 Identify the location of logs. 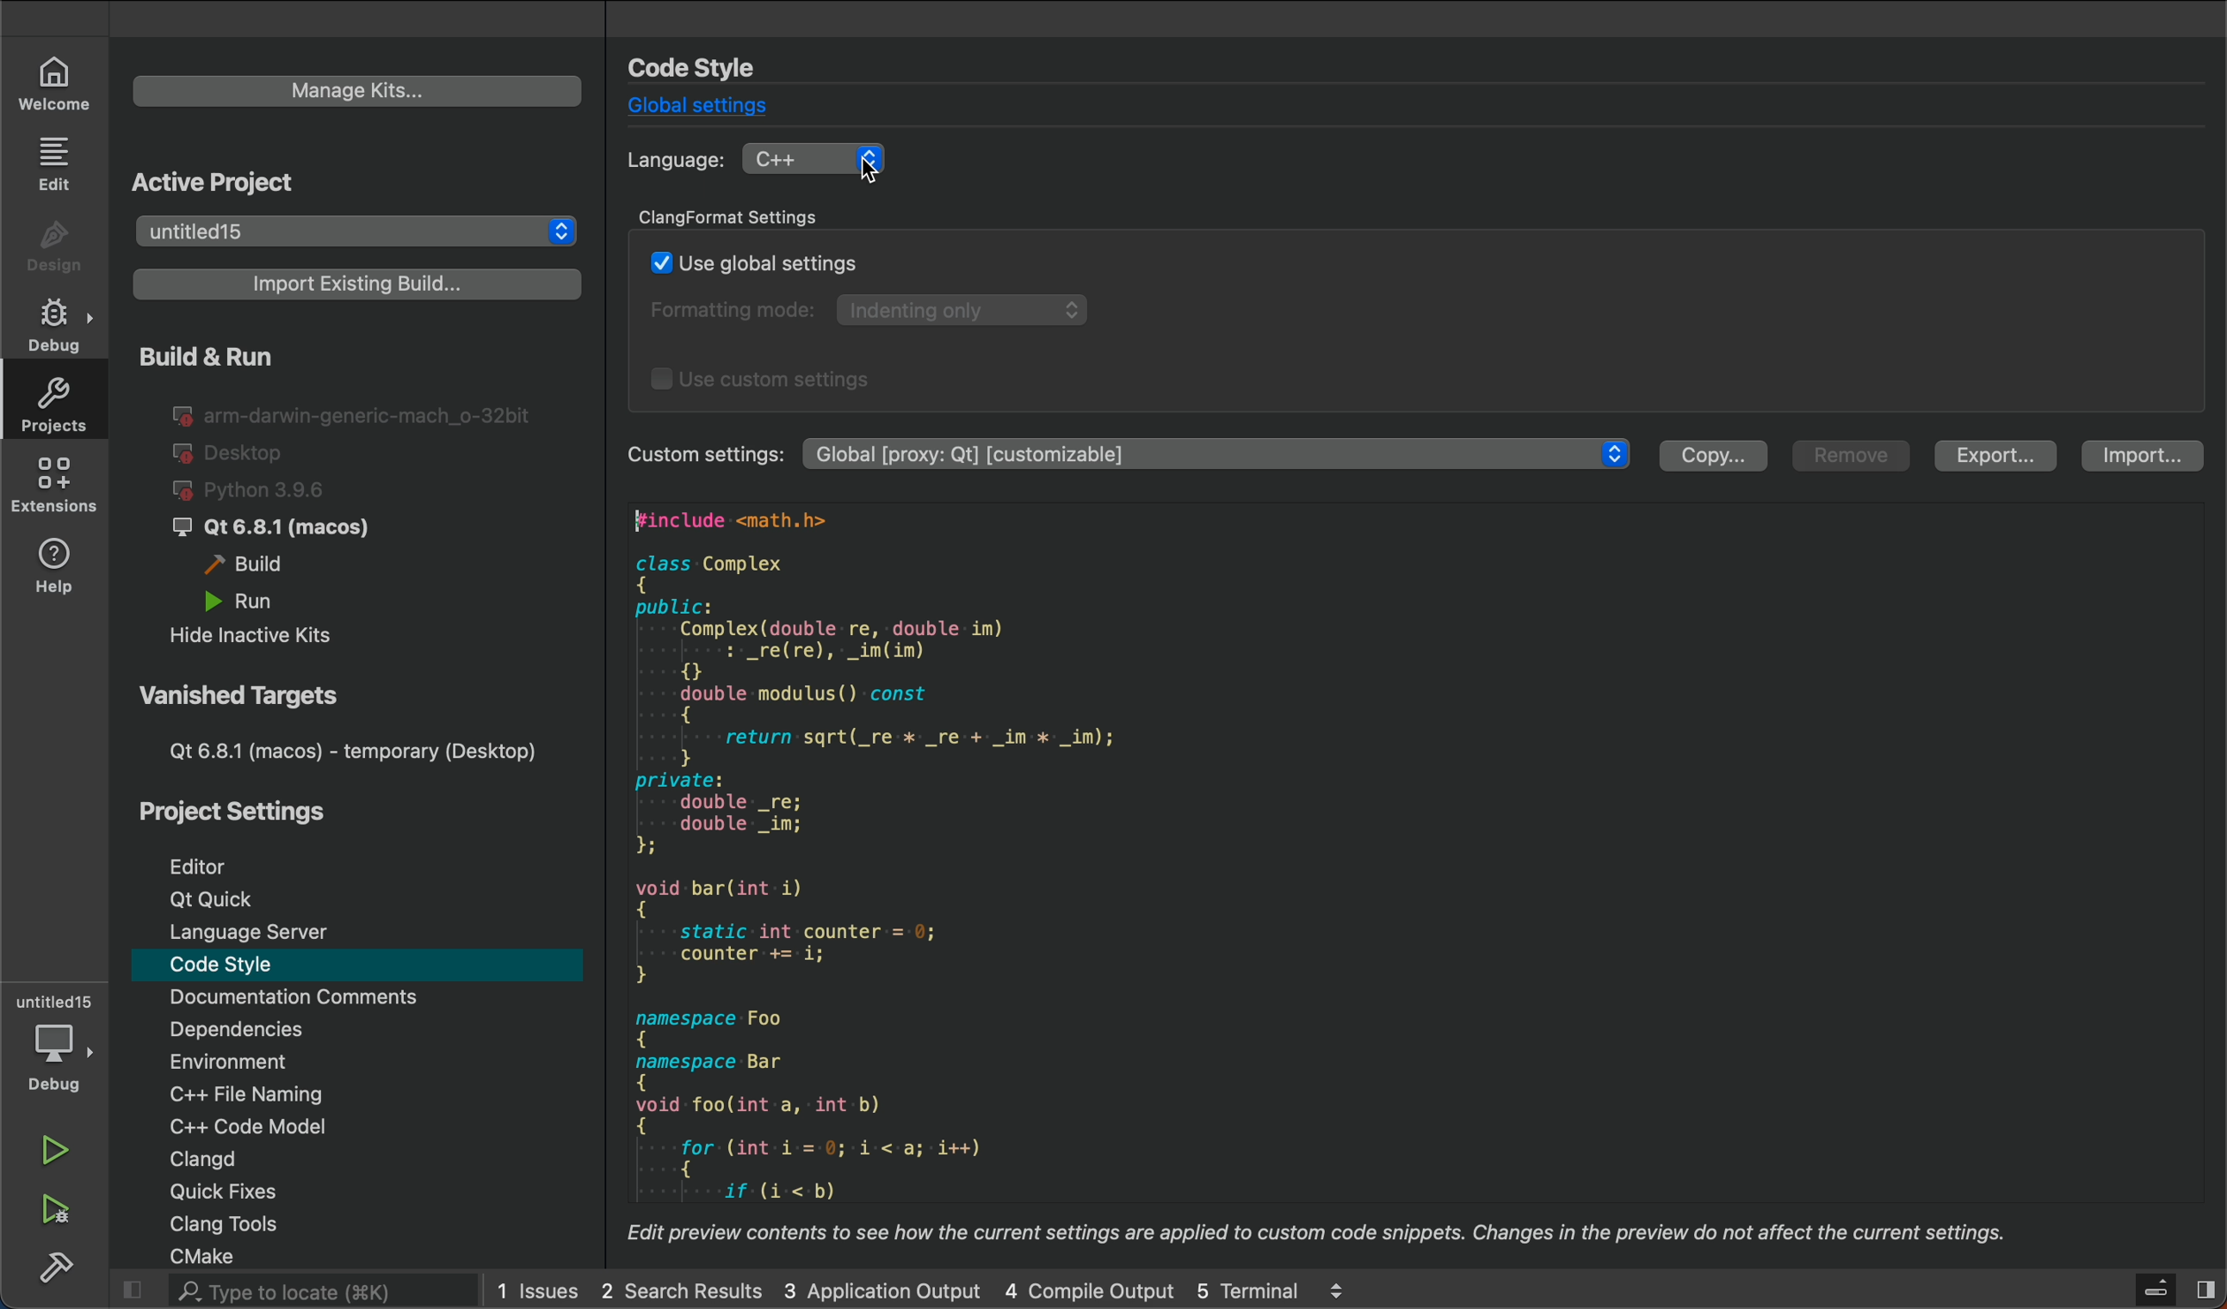
(932, 1290).